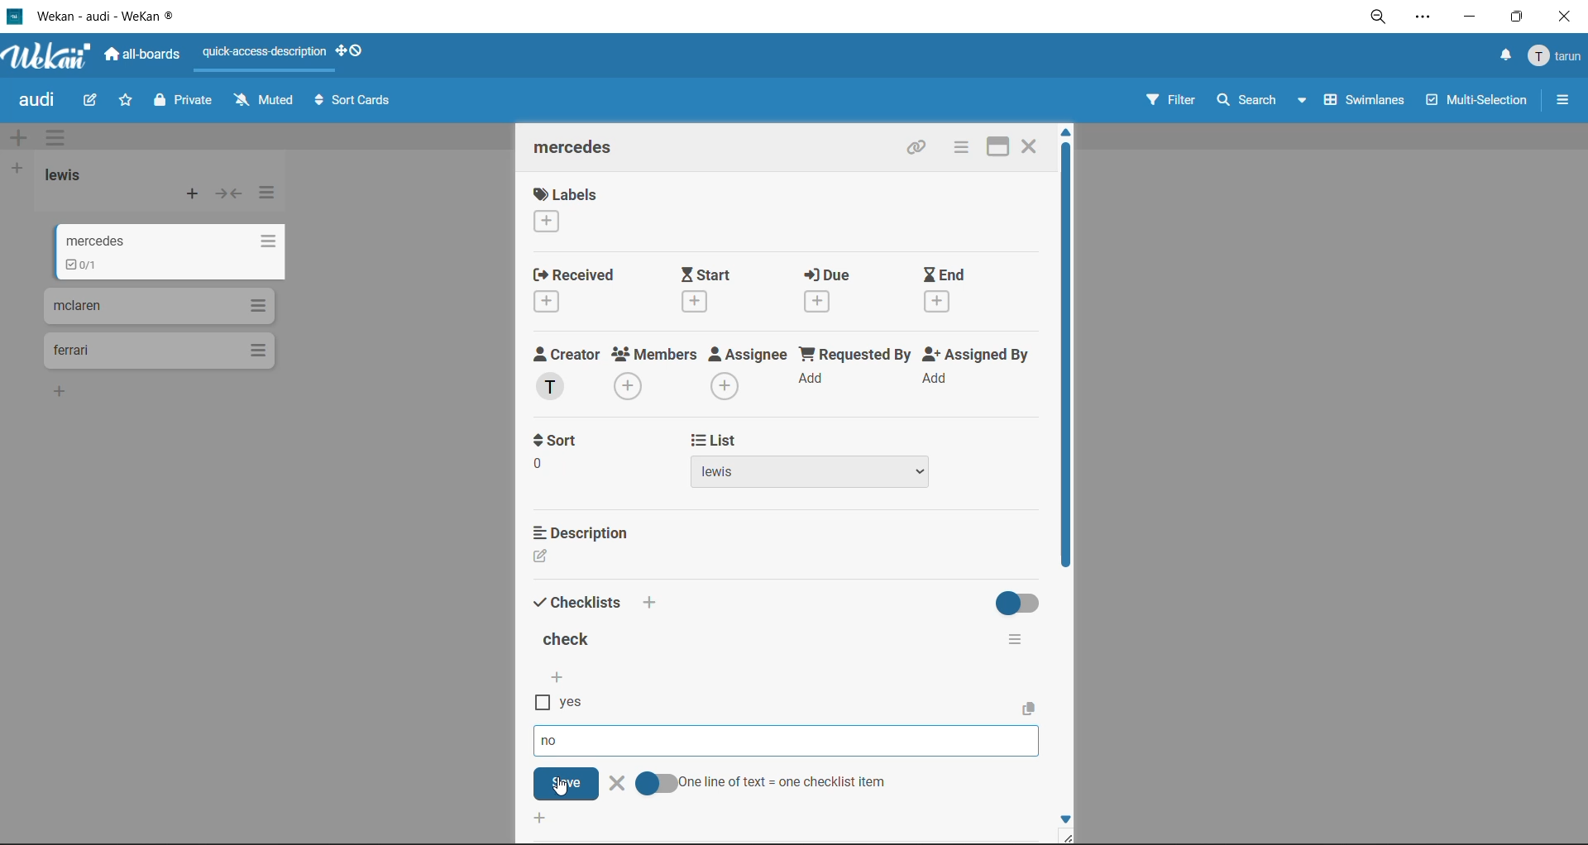 The image size is (1588, 845). I want to click on copy, so click(921, 150).